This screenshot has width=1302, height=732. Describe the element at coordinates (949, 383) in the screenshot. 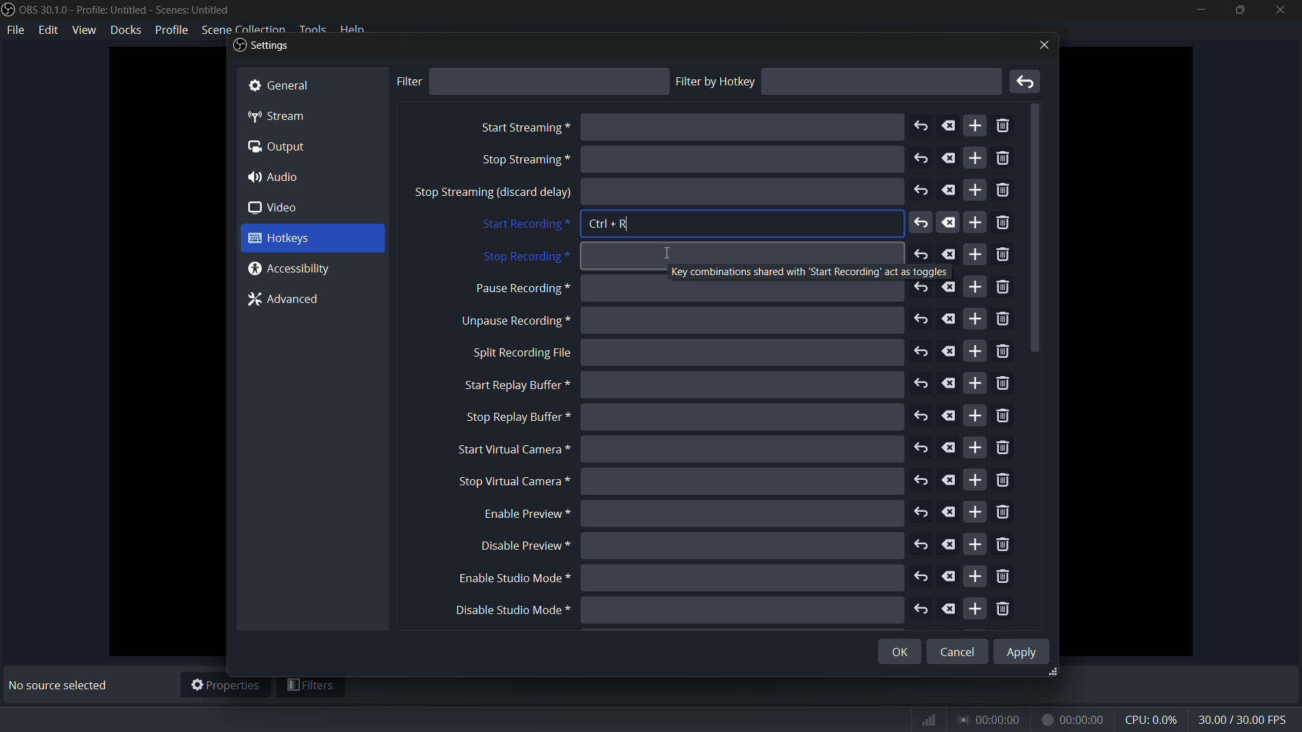

I see `delete` at that location.